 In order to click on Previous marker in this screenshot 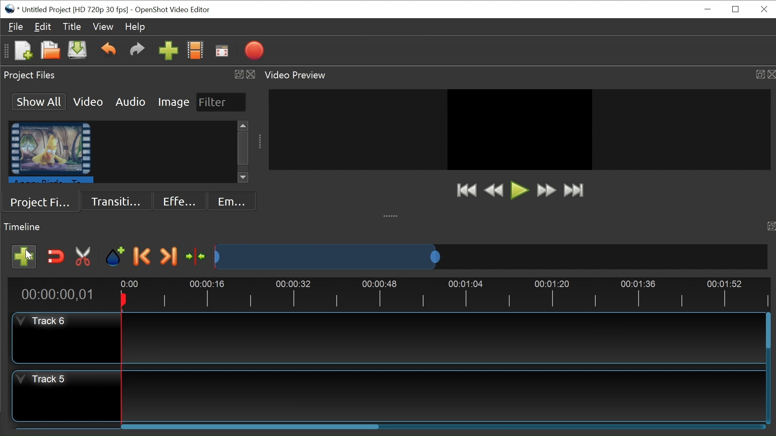, I will do `click(143, 256)`.